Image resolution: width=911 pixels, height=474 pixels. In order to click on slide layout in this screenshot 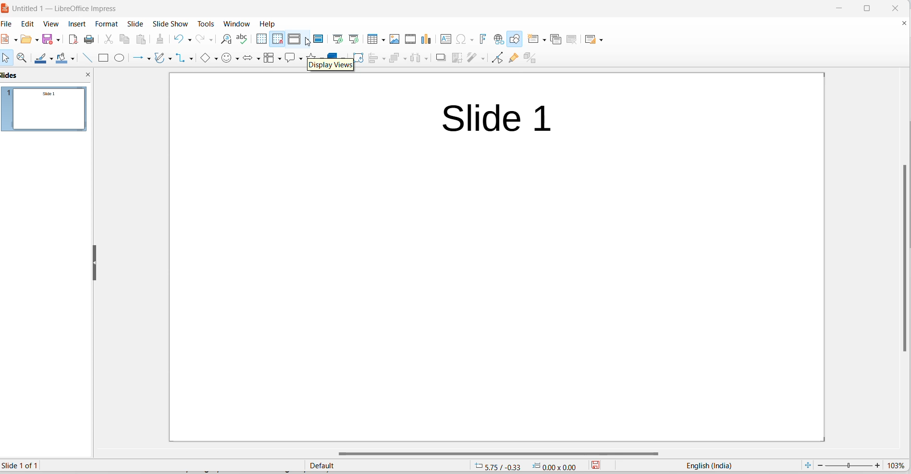, I will do `click(591, 38)`.